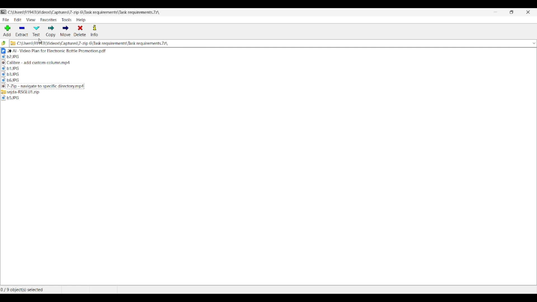 The width and height of the screenshot is (537, 302). I want to click on Move, so click(65, 31).